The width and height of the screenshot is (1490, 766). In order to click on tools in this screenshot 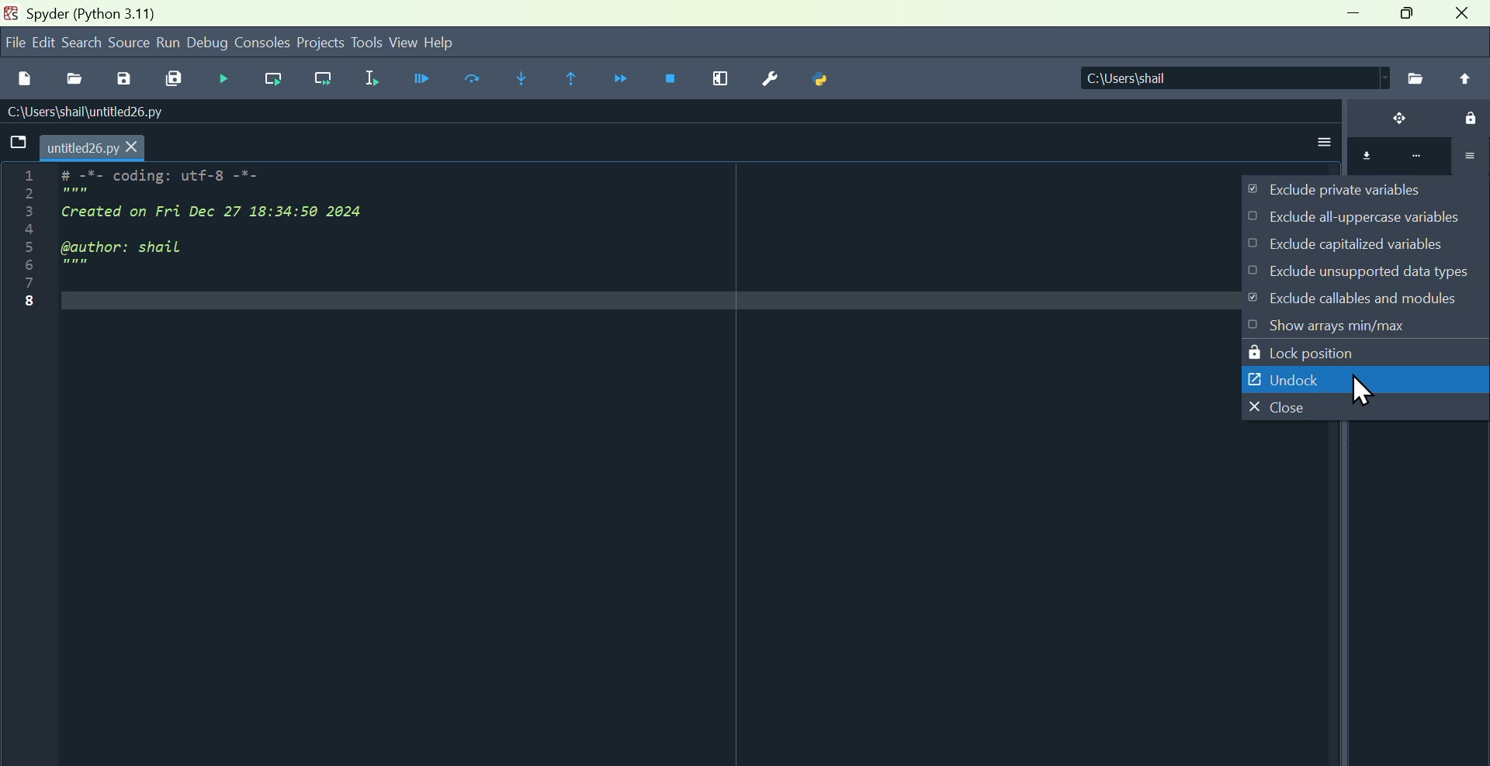, I will do `click(367, 42)`.